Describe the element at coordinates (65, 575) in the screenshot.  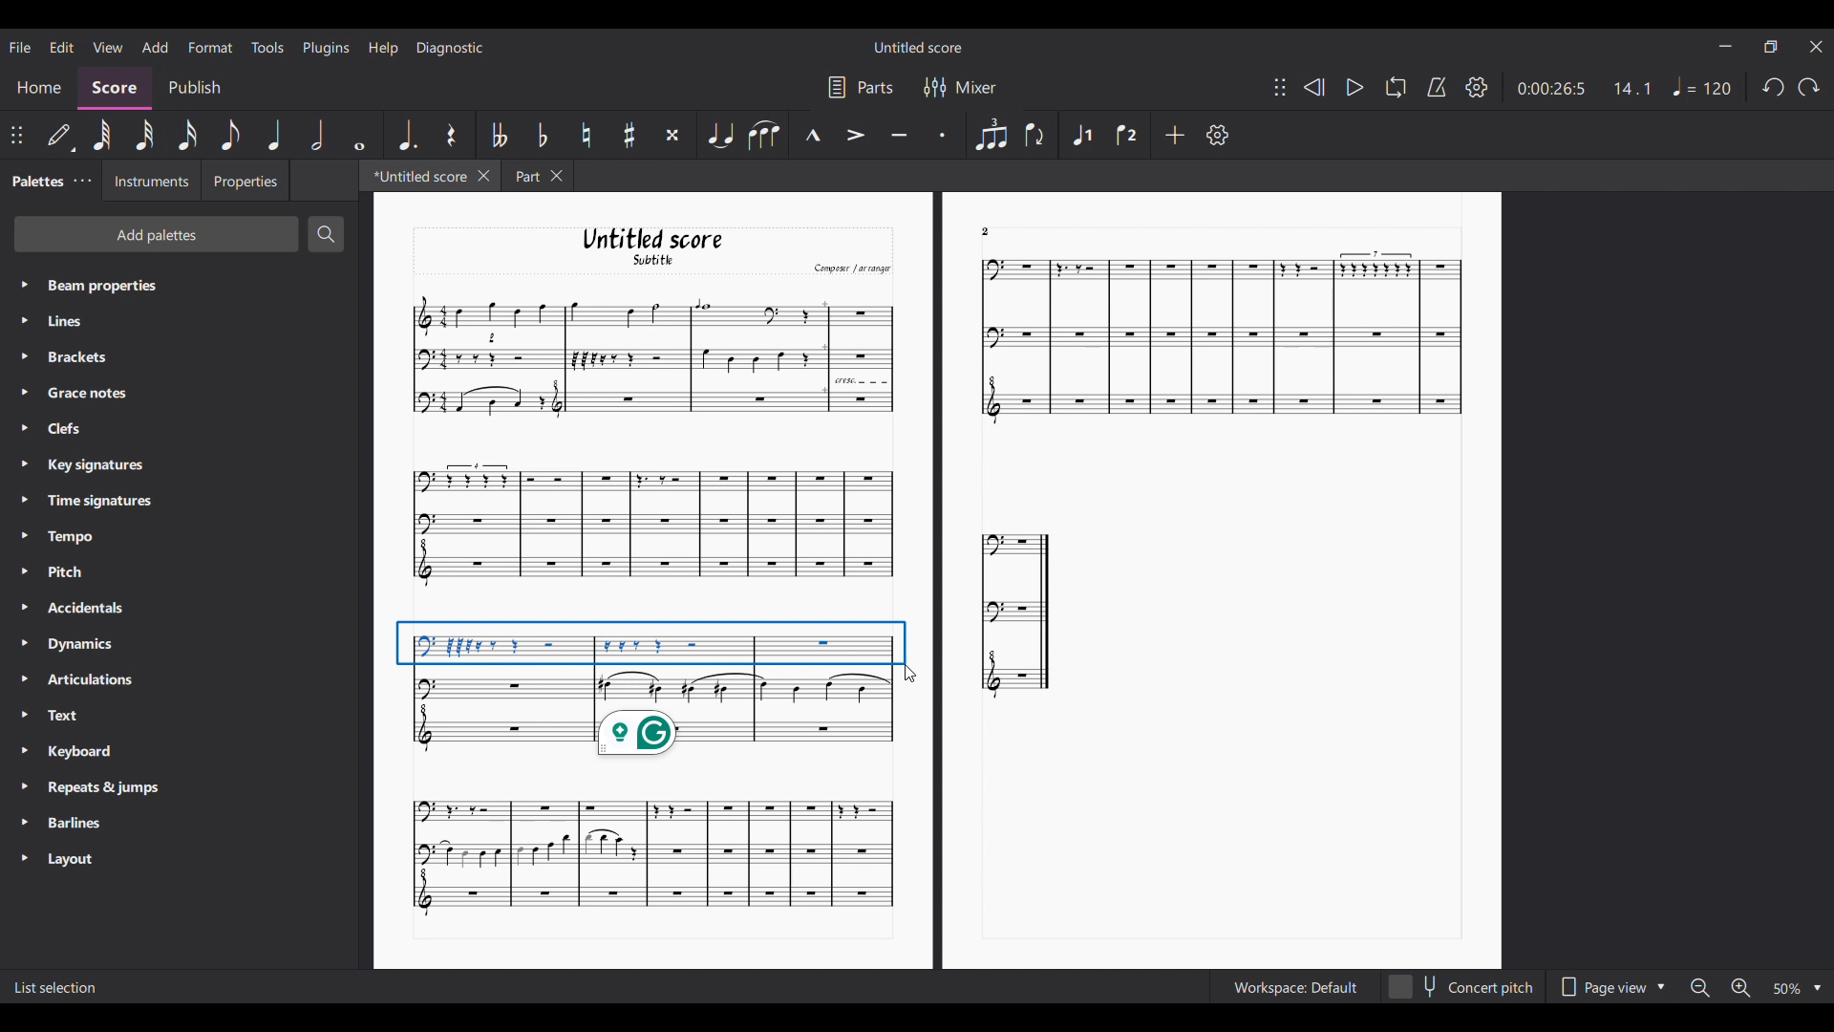
I see `> Pitch` at that location.